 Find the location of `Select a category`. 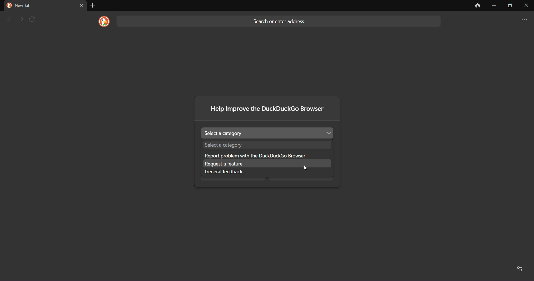

Select a category is located at coordinates (268, 131).